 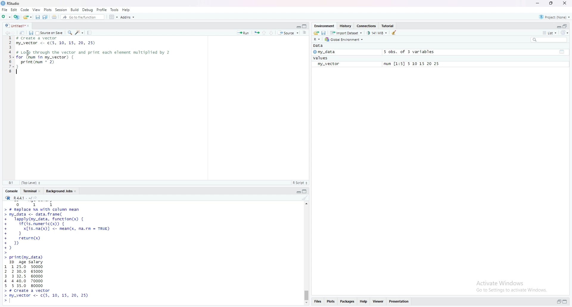 What do you see at coordinates (90, 32) in the screenshot?
I see `compile report` at bounding box center [90, 32].